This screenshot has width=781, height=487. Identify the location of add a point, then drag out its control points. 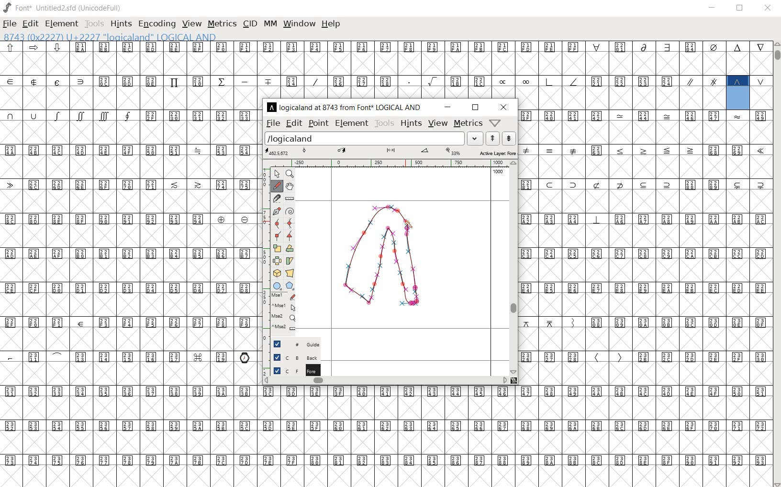
(278, 211).